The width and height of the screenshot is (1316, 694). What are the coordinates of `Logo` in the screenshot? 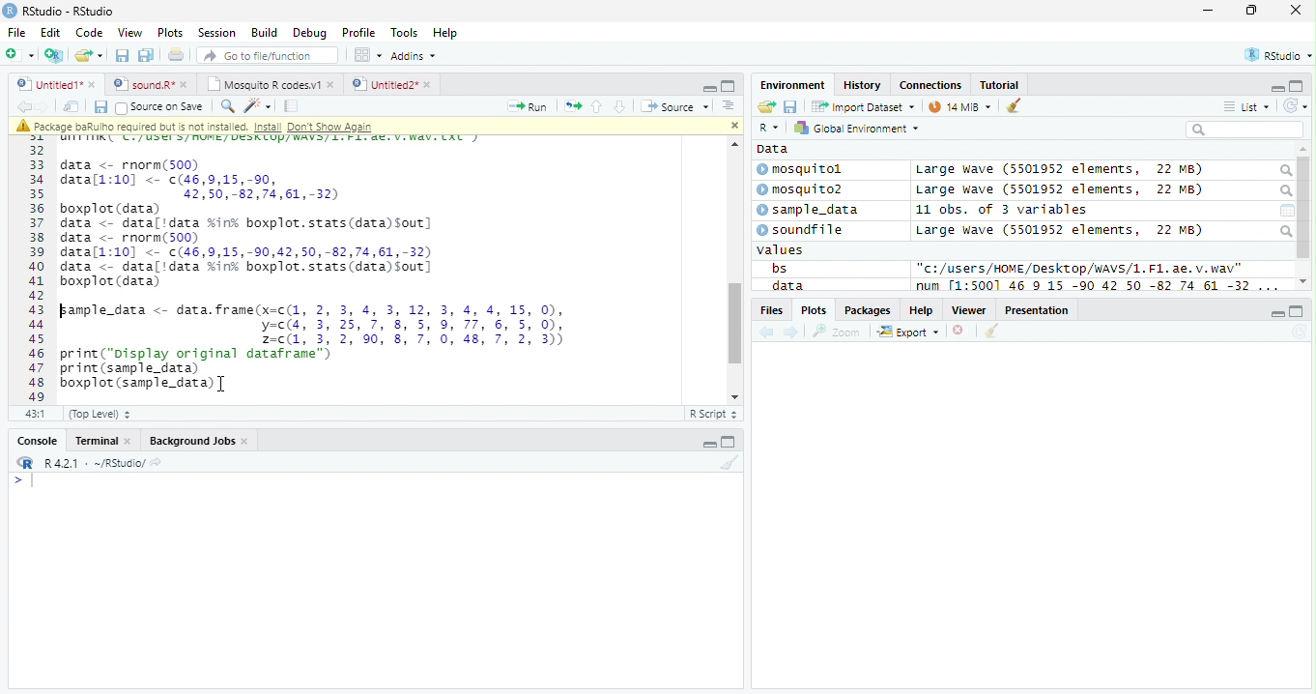 It's located at (11, 11).